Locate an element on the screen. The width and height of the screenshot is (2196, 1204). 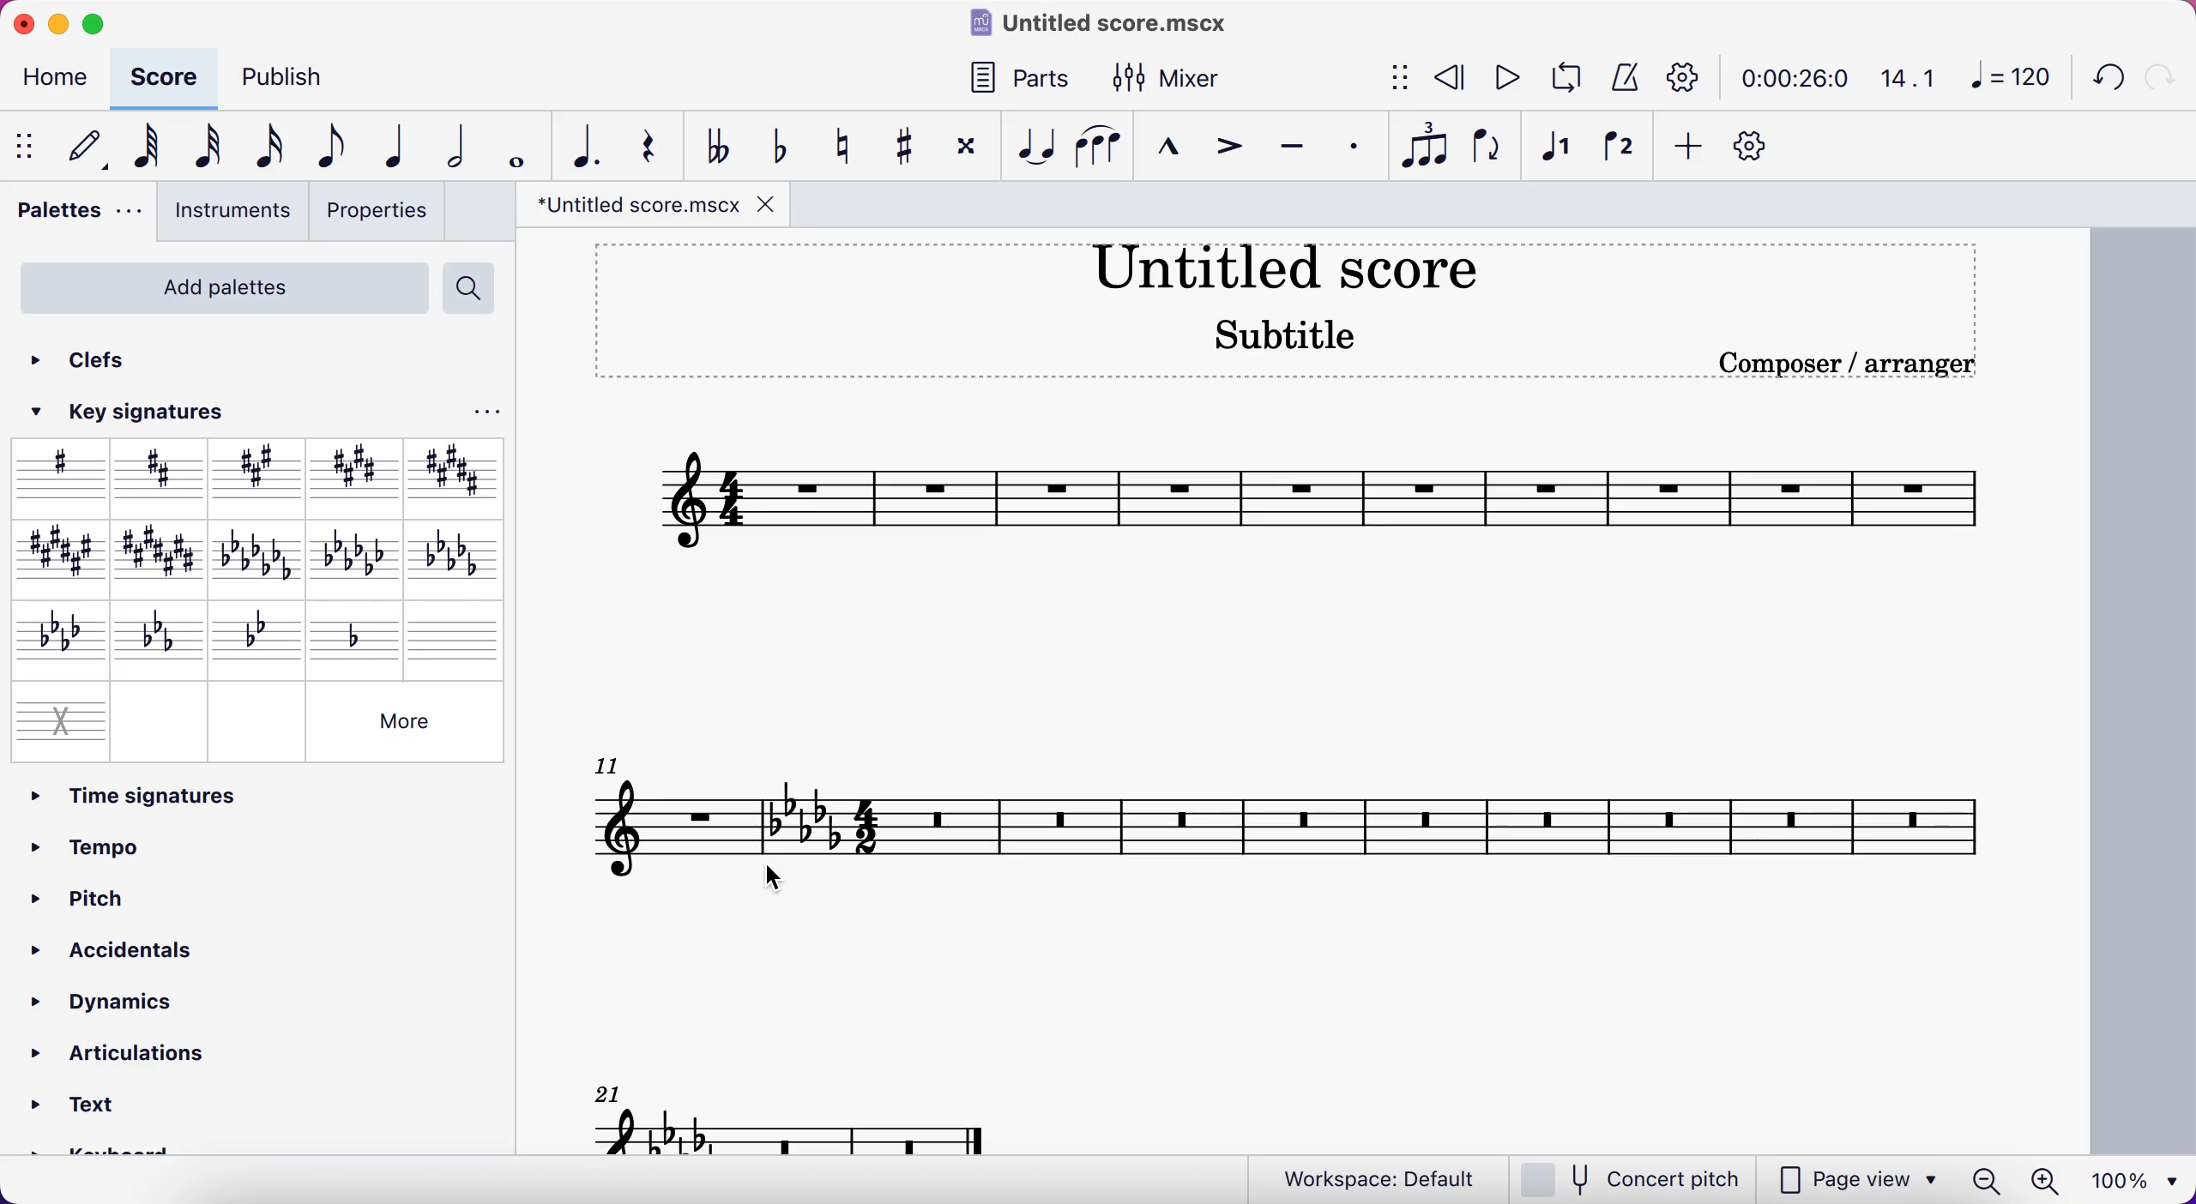
workspace: default is located at coordinates (1361, 1176).